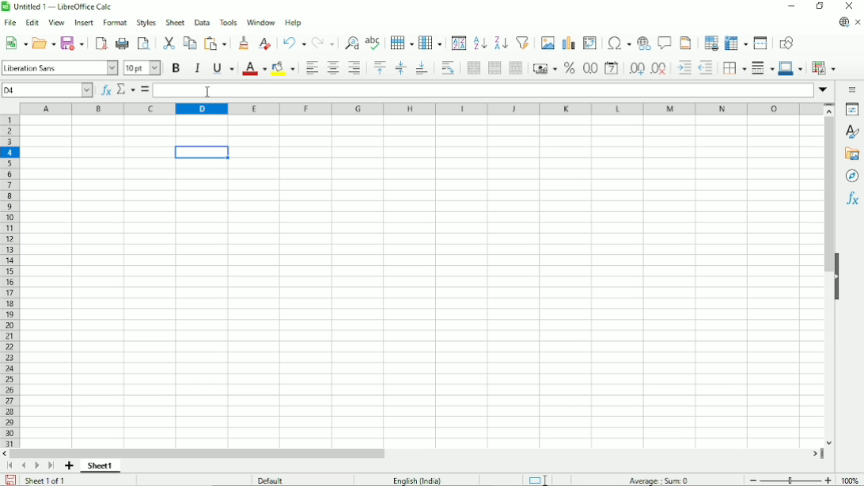  I want to click on Paste, so click(215, 43).